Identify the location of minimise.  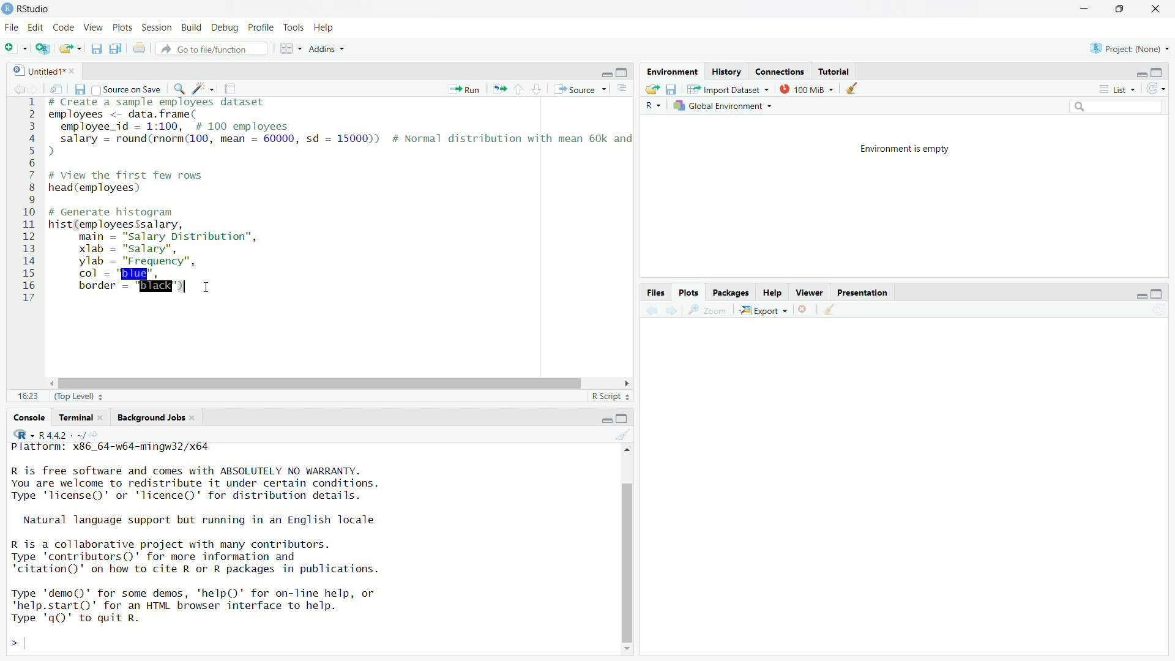
(607, 420).